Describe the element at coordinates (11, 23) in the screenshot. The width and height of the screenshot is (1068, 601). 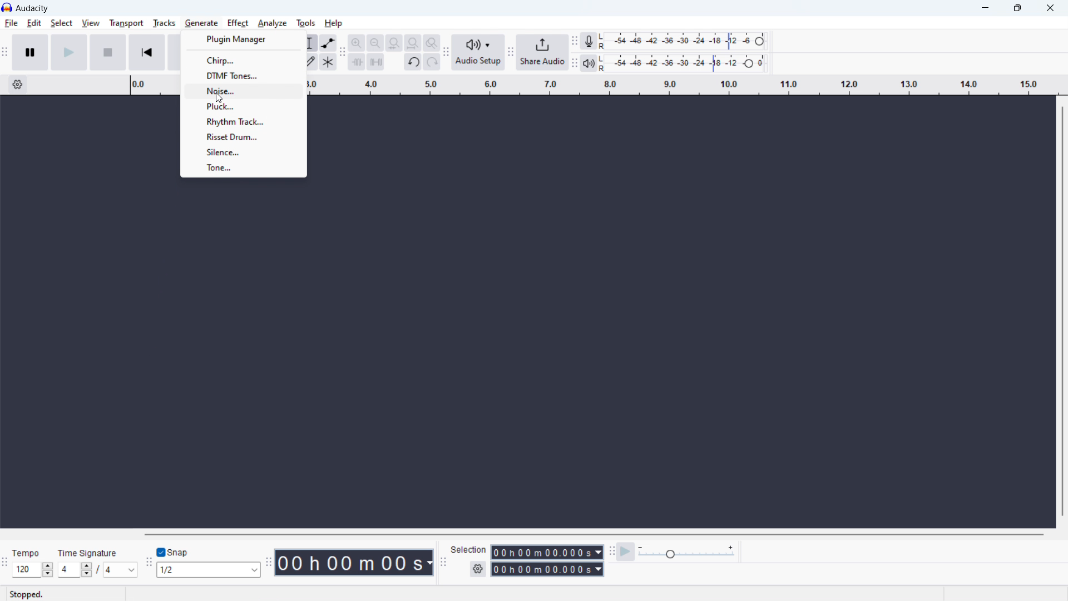
I see `file` at that location.